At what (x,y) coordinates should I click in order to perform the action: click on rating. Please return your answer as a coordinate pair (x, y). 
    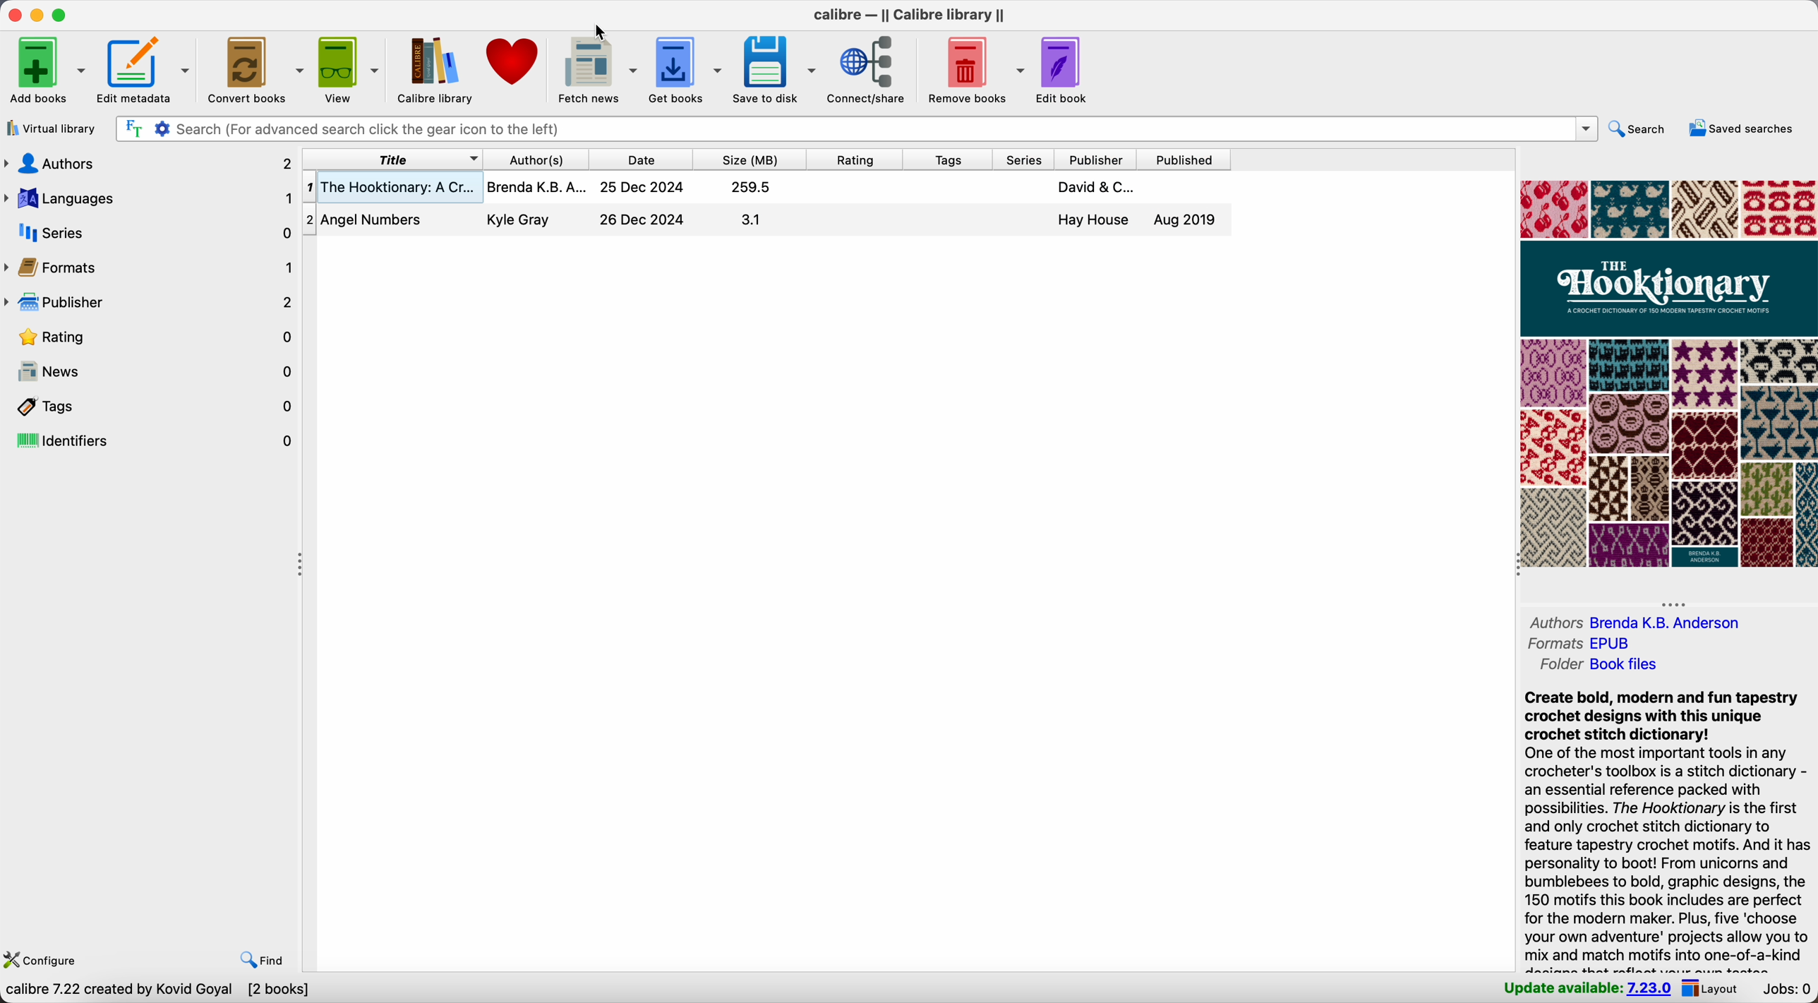
    Looking at the image, I should click on (160, 338).